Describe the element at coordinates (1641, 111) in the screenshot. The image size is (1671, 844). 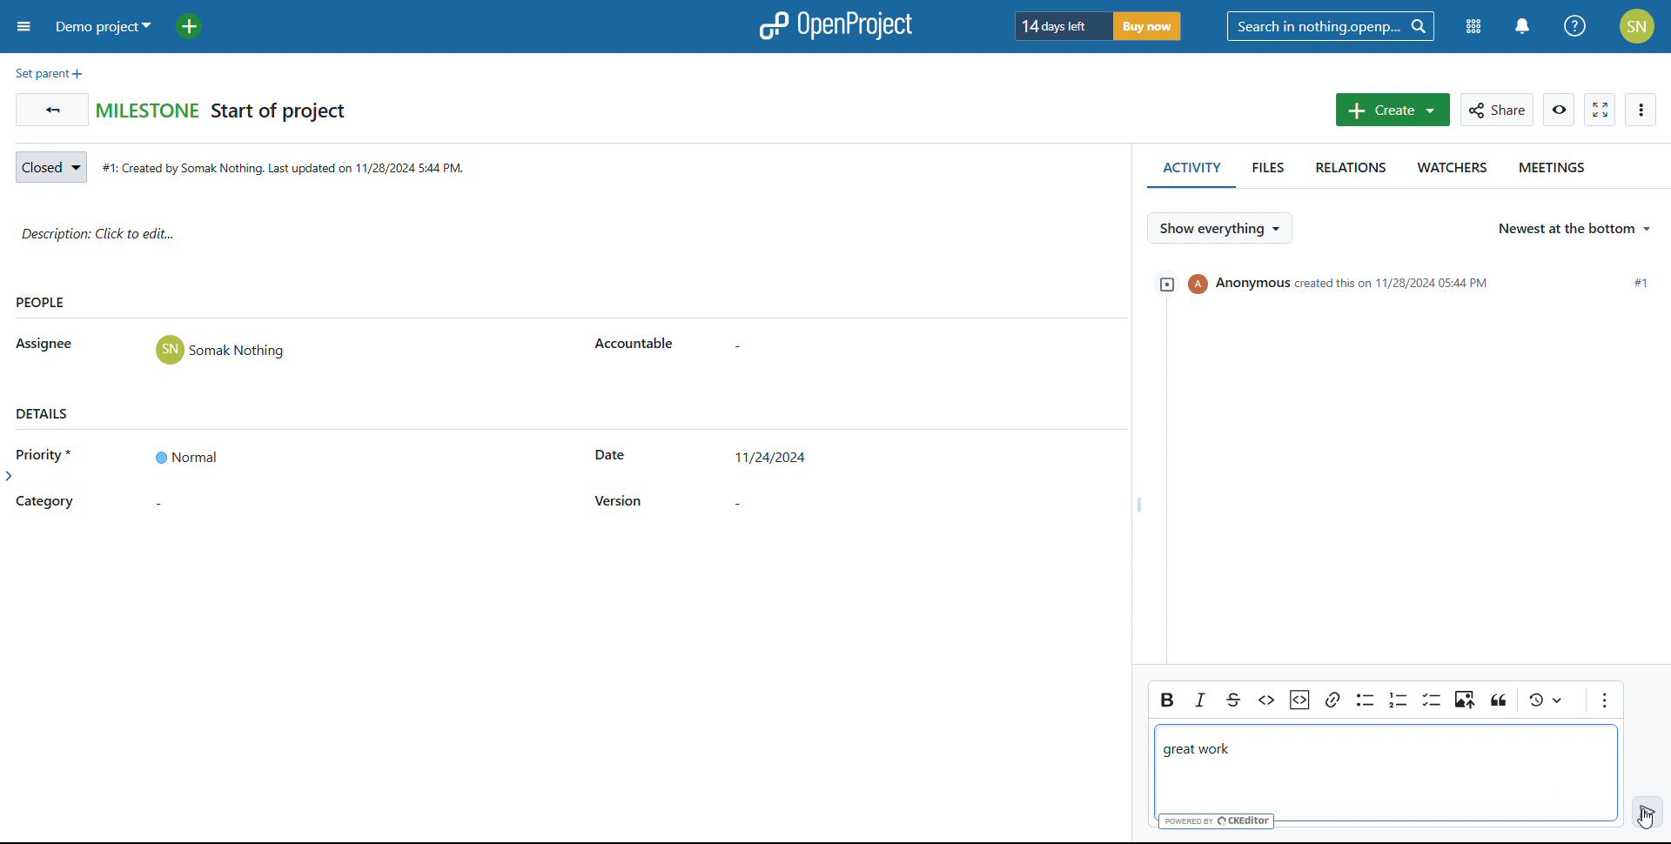
I see `more` at that location.